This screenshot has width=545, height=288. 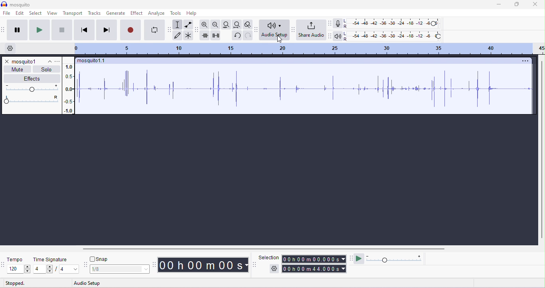 I want to click on loop, so click(x=154, y=30).